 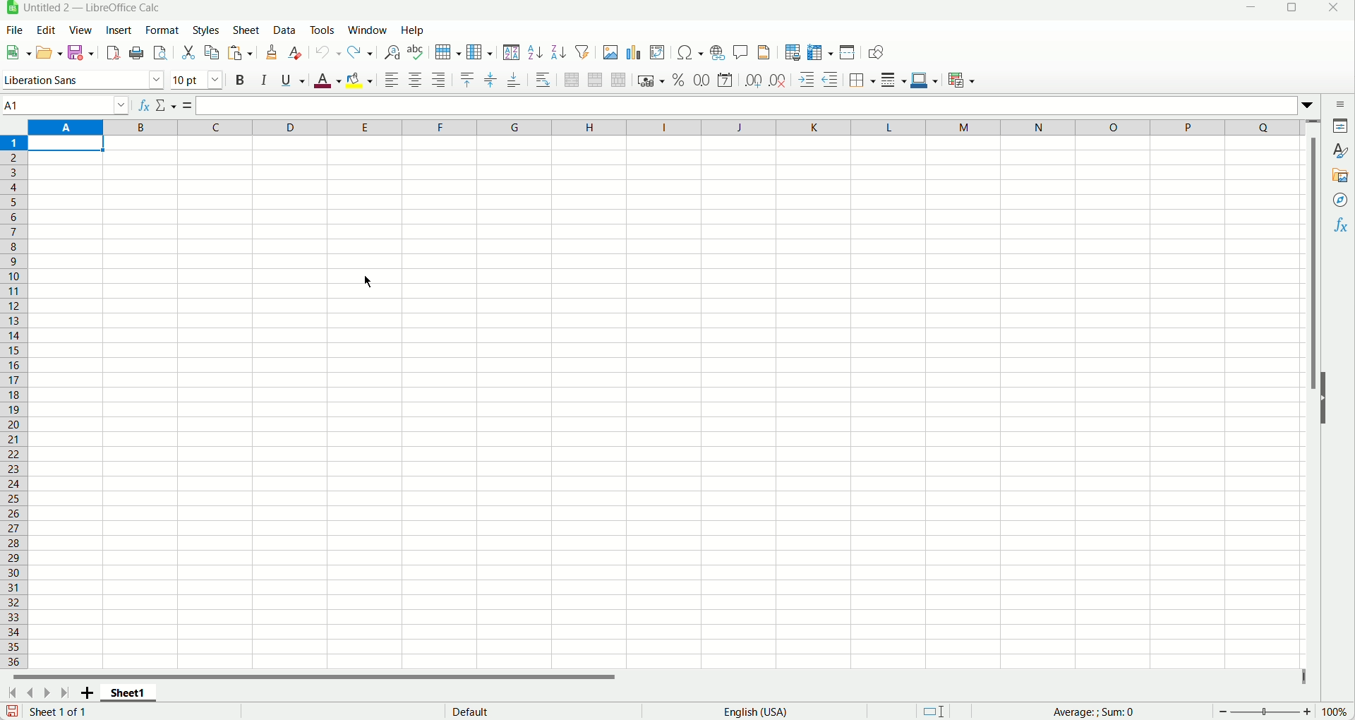 What do you see at coordinates (188, 52) in the screenshot?
I see `Cut` at bounding box center [188, 52].